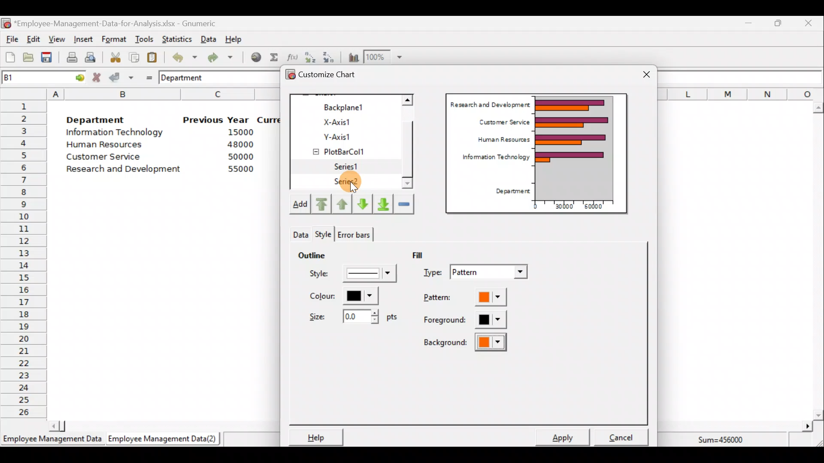 The height and width of the screenshot is (463, 824). Describe the element at coordinates (90, 56) in the screenshot. I see `Print preview` at that location.